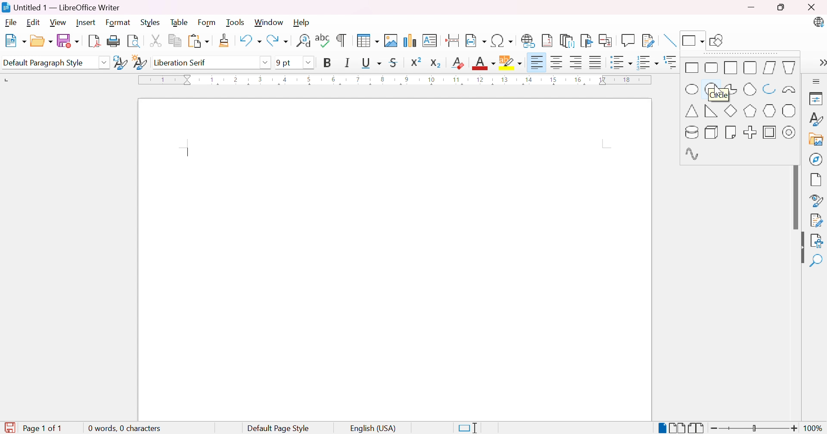 This screenshot has height=434, width=827. What do you see at coordinates (711, 132) in the screenshot?
I see `Cuboid` at bounding box center [711, 132].